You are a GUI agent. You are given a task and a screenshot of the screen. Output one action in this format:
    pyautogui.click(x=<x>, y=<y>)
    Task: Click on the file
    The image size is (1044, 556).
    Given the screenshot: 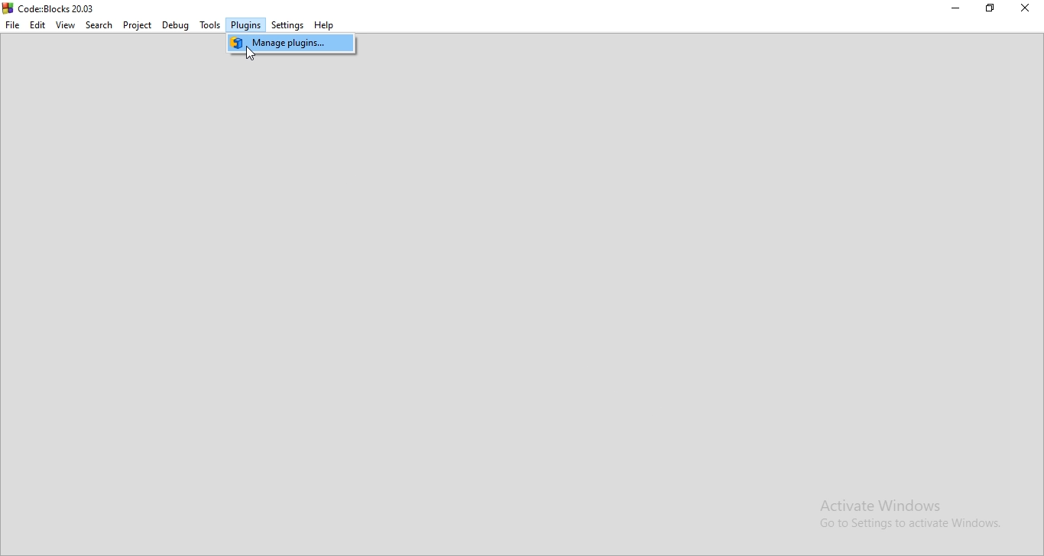 What is the action you would take?
    pyautogui.click(x=13, y=26)
    